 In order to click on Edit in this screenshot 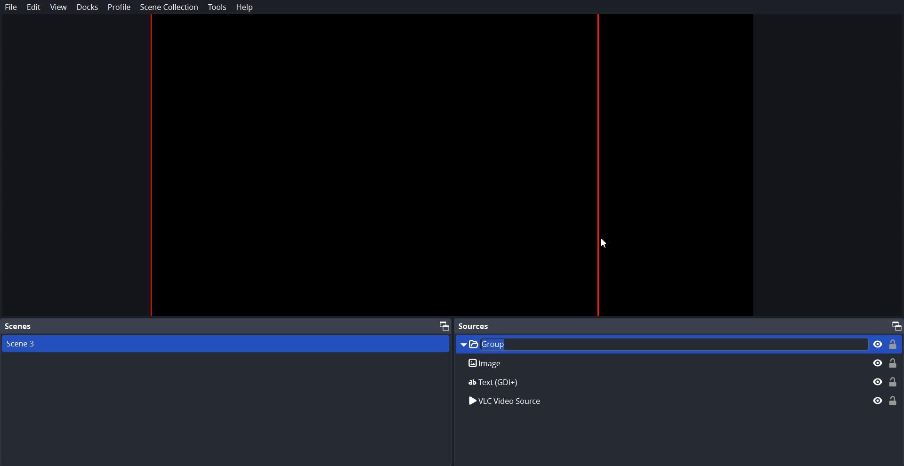, I will do `click(34, 7)`.